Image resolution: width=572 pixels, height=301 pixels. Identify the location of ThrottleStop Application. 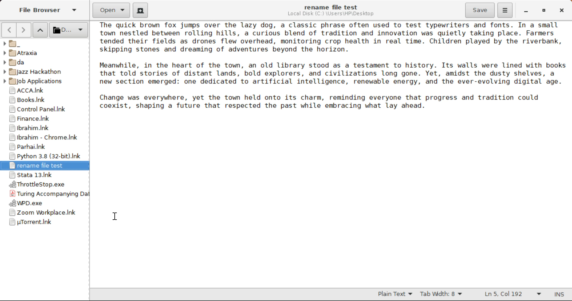
(43, 185).